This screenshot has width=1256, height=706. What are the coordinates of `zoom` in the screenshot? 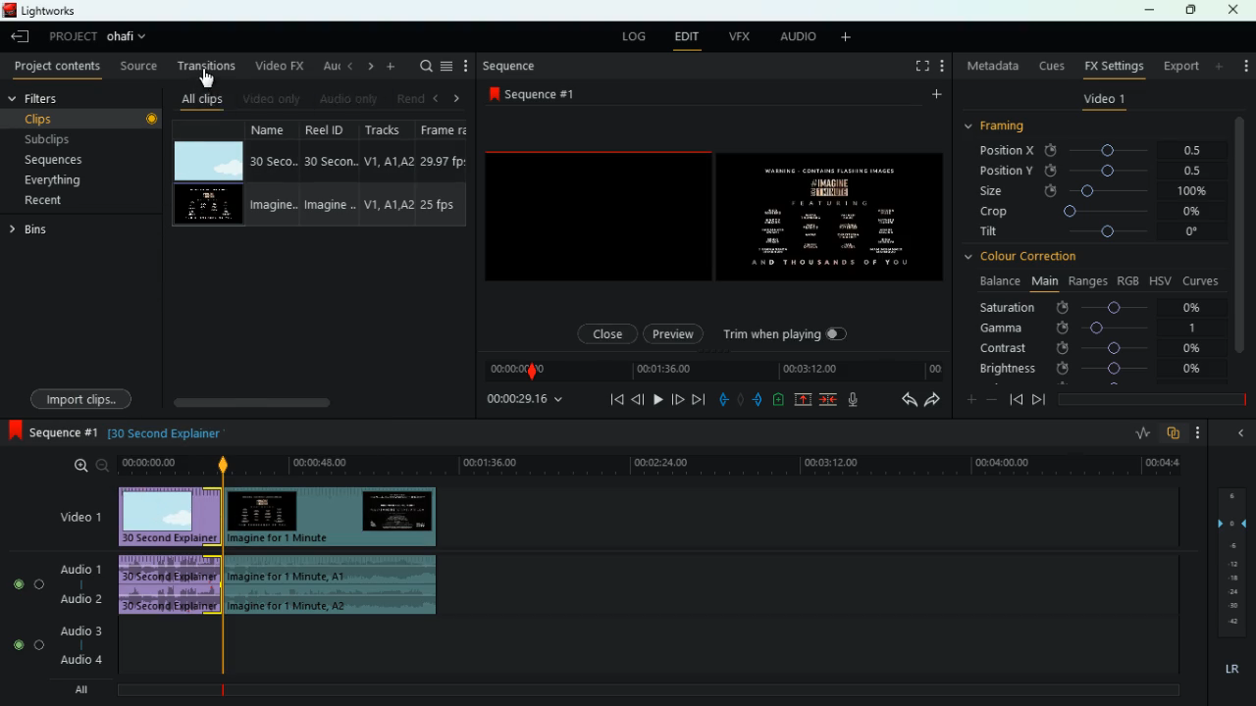 It's located at (88, 466).